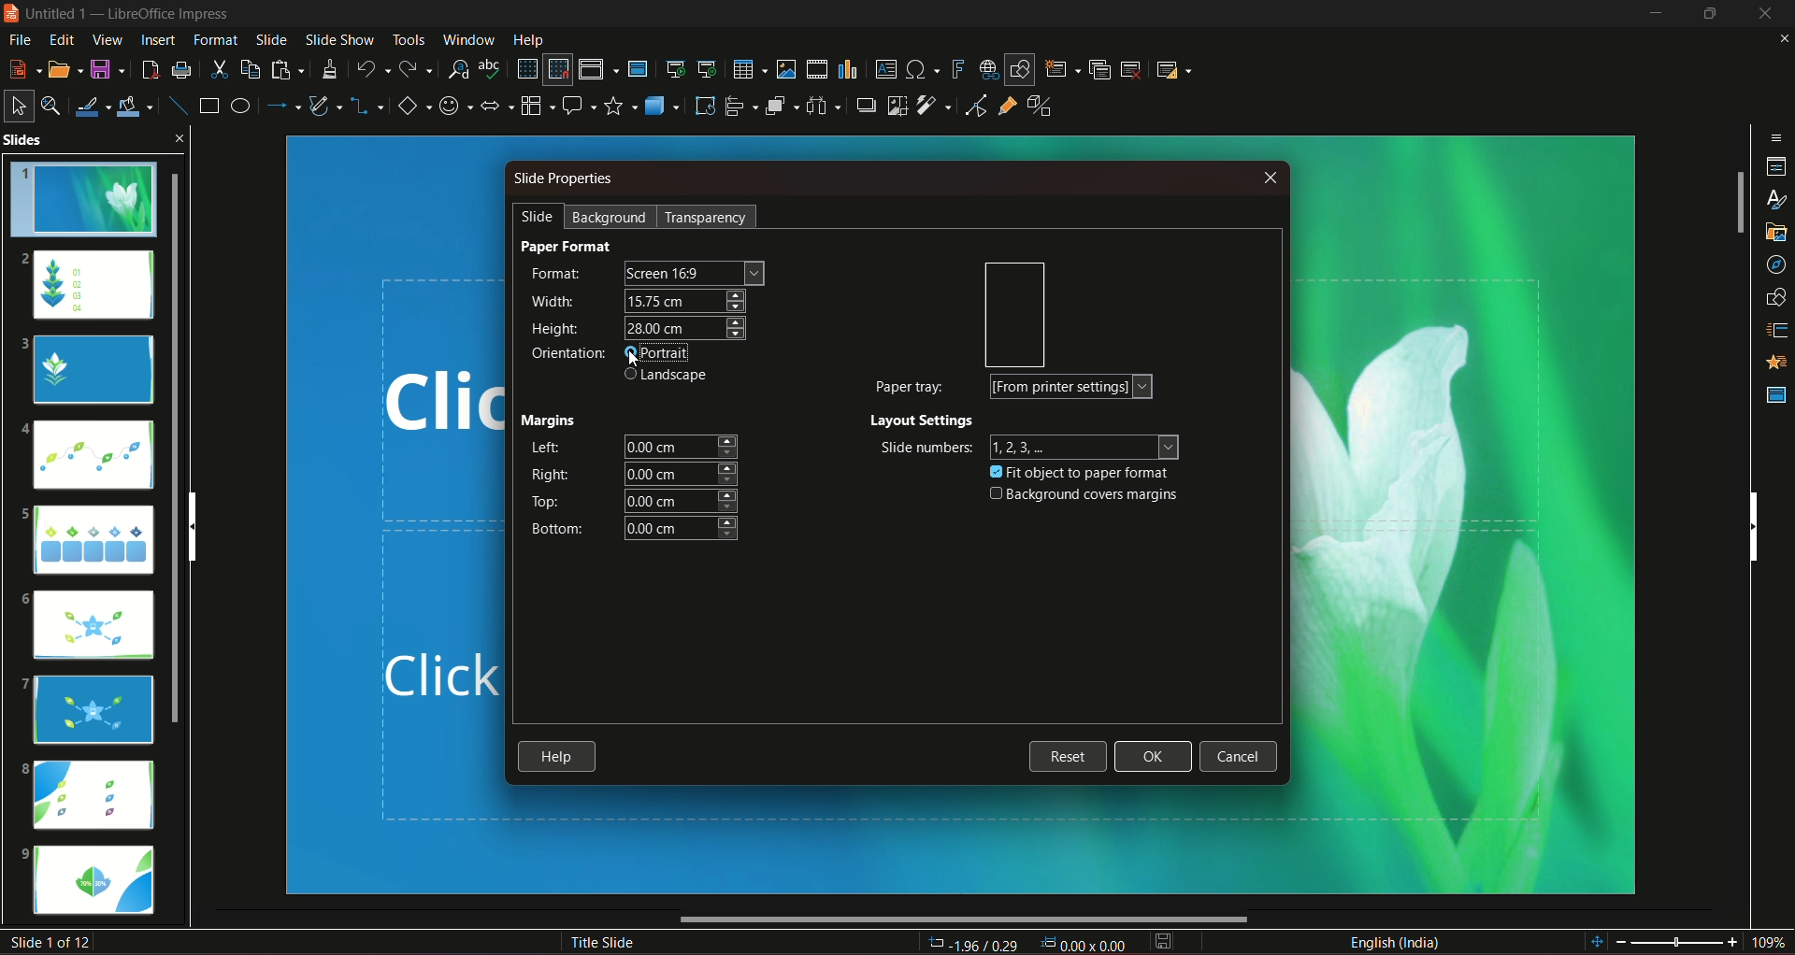  I want to click on transparency, so click(706, 217).